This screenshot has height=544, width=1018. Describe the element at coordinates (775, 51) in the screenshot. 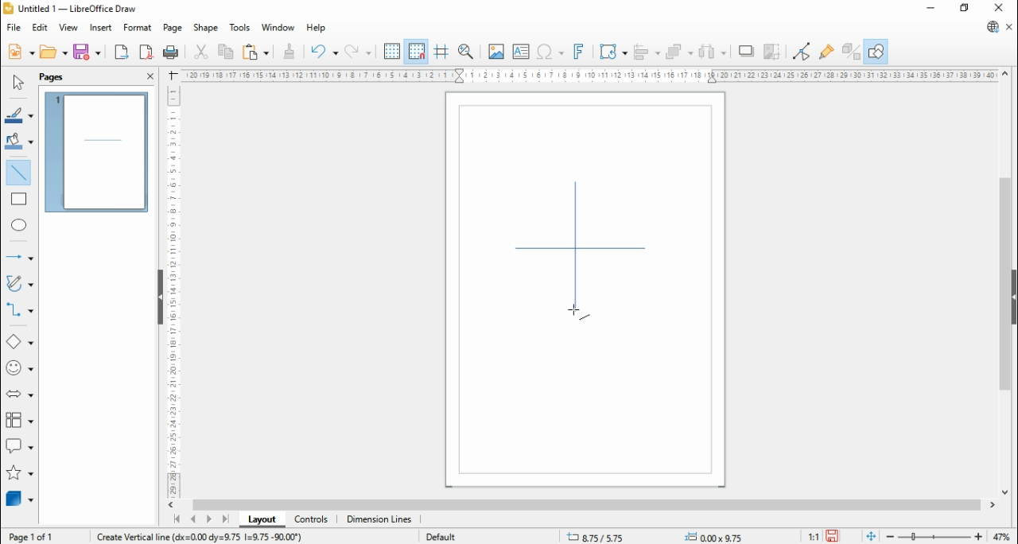

I see `crop` at that location.